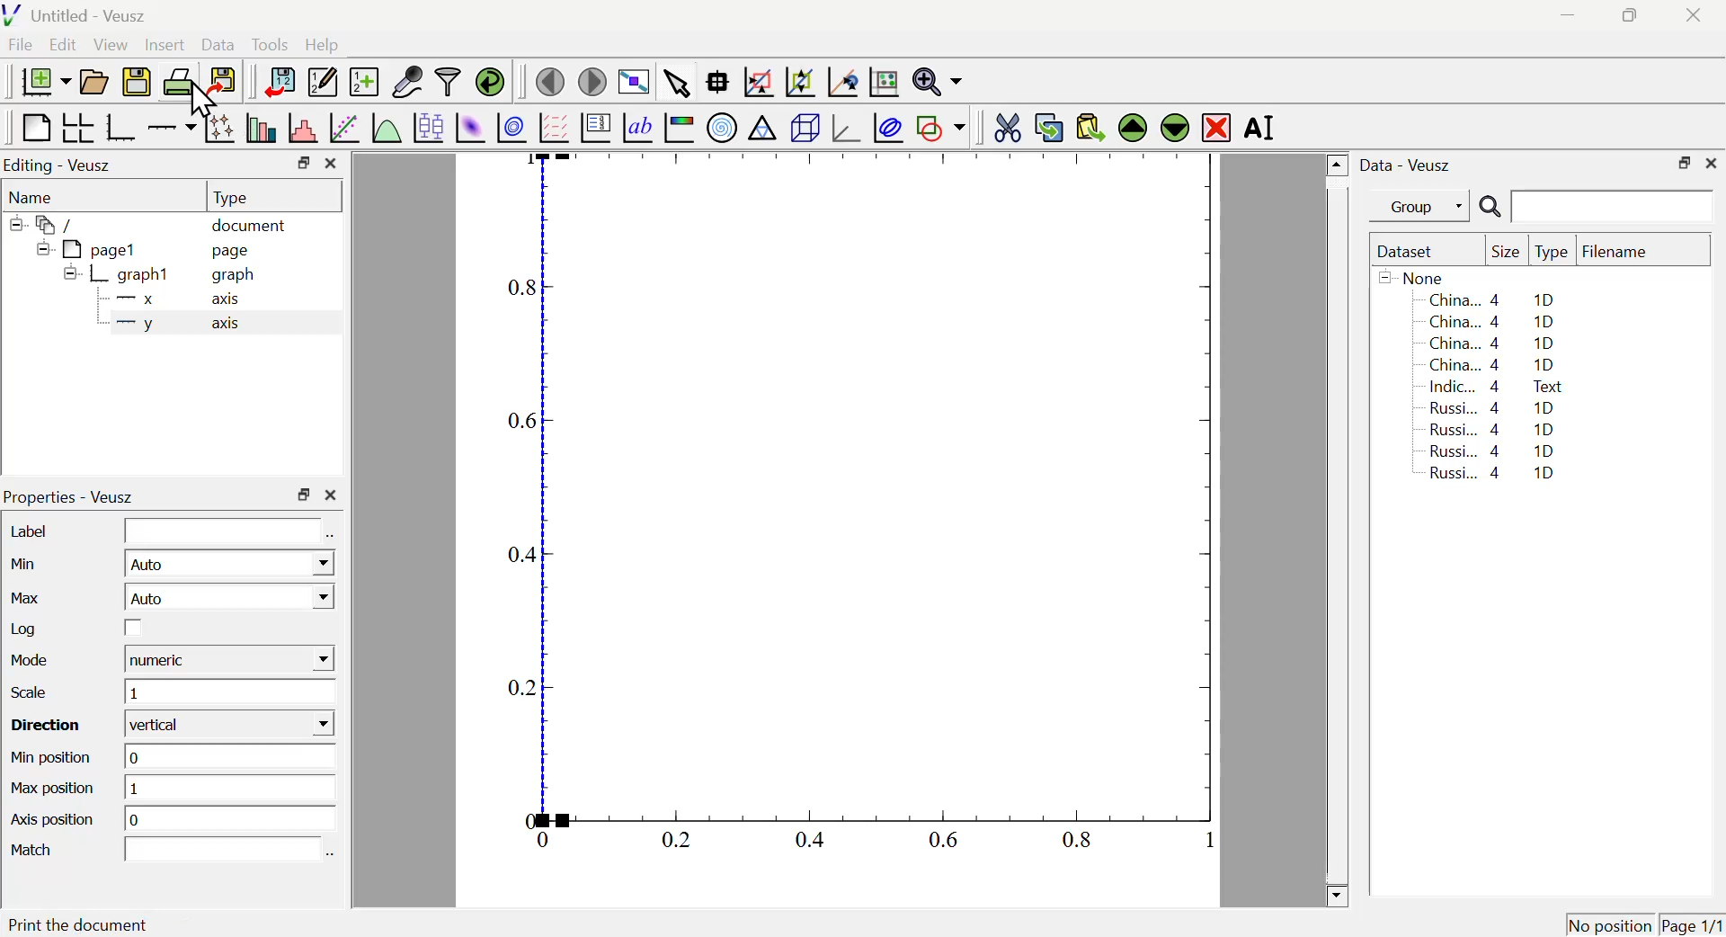  Describe the element at coordinates (1610, 923) in the screenshot. I see `No position` at that location.